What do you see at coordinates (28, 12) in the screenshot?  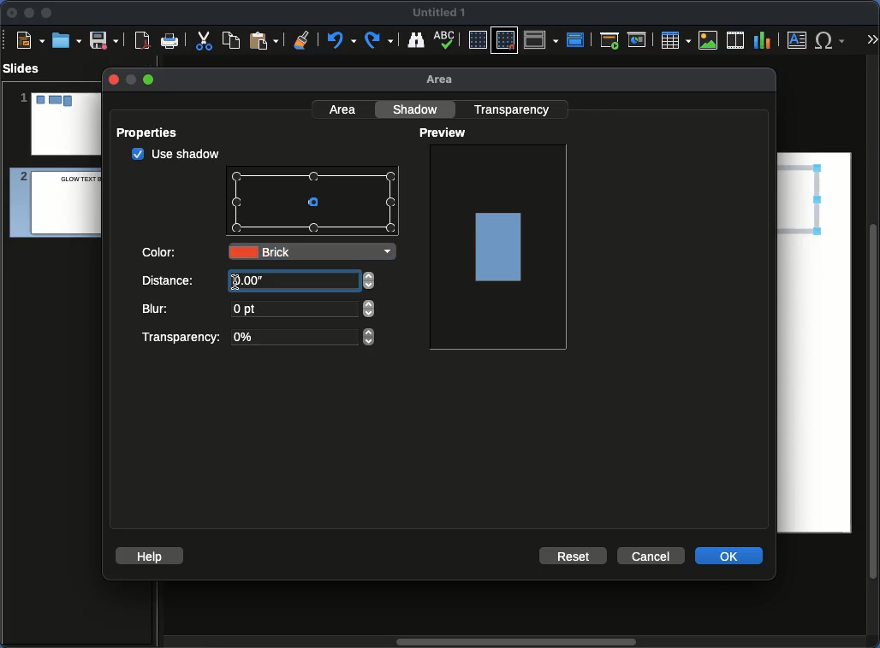 I see `Minimize` at bounding box center [28, 12].